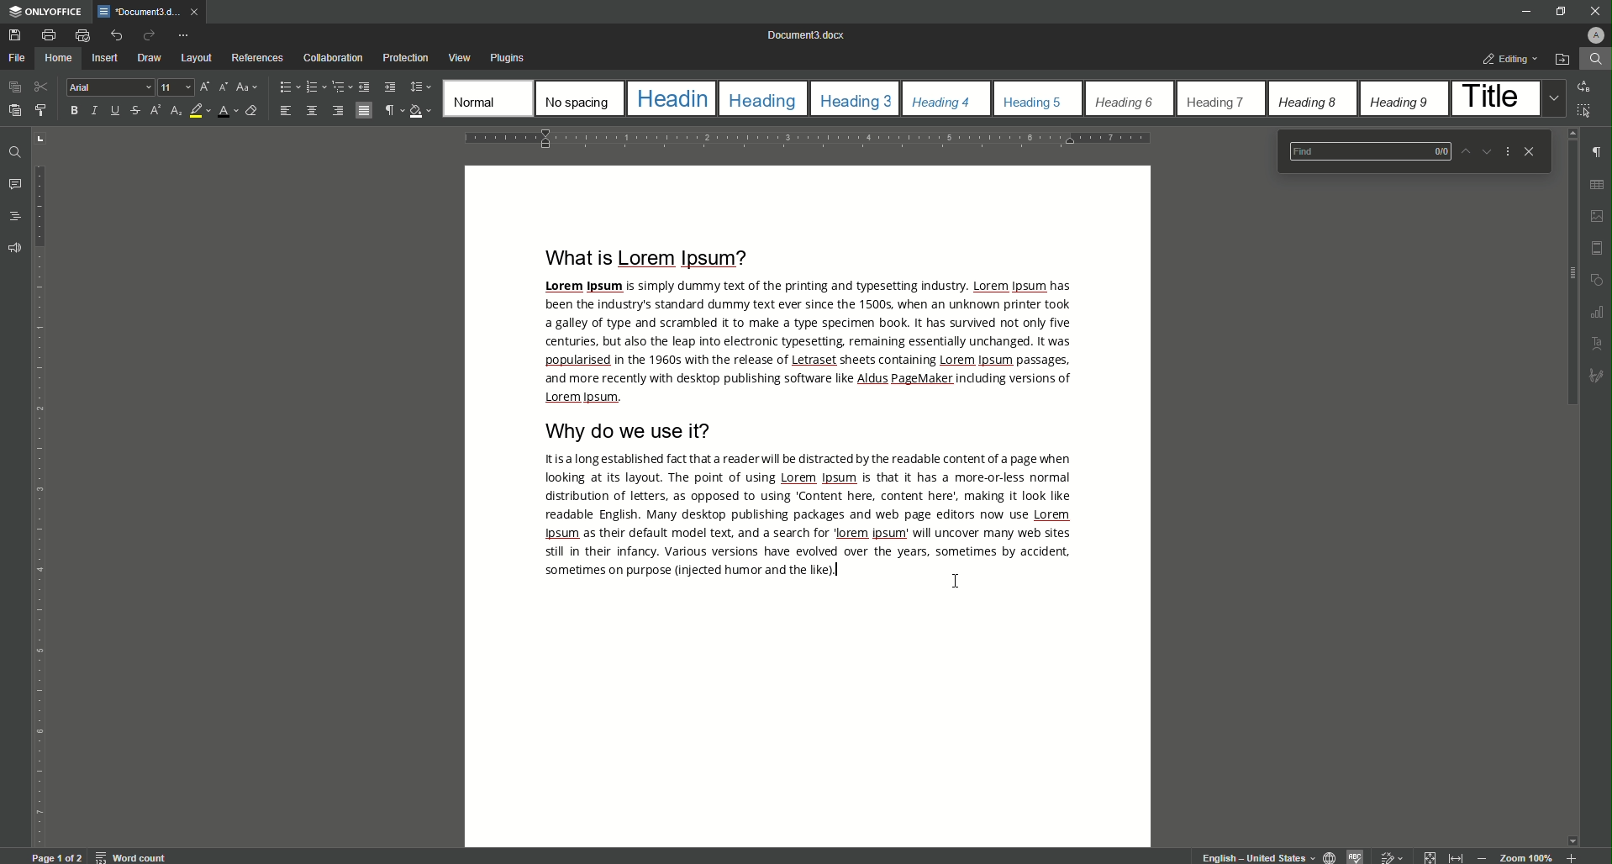 The width and height of the screenshot is (1612, 864). What do you see at coordinates (13, 87) in the screenshot?
I see `Copy` at bounding box center [13, 87].